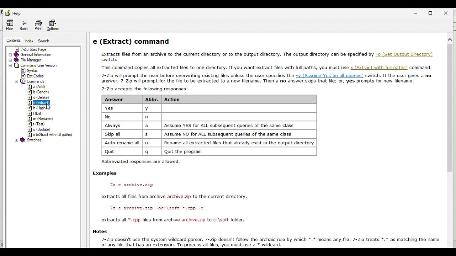  Describe the element at coordinates (417, 11) in the screenshot. I see `Minimize` at that location.